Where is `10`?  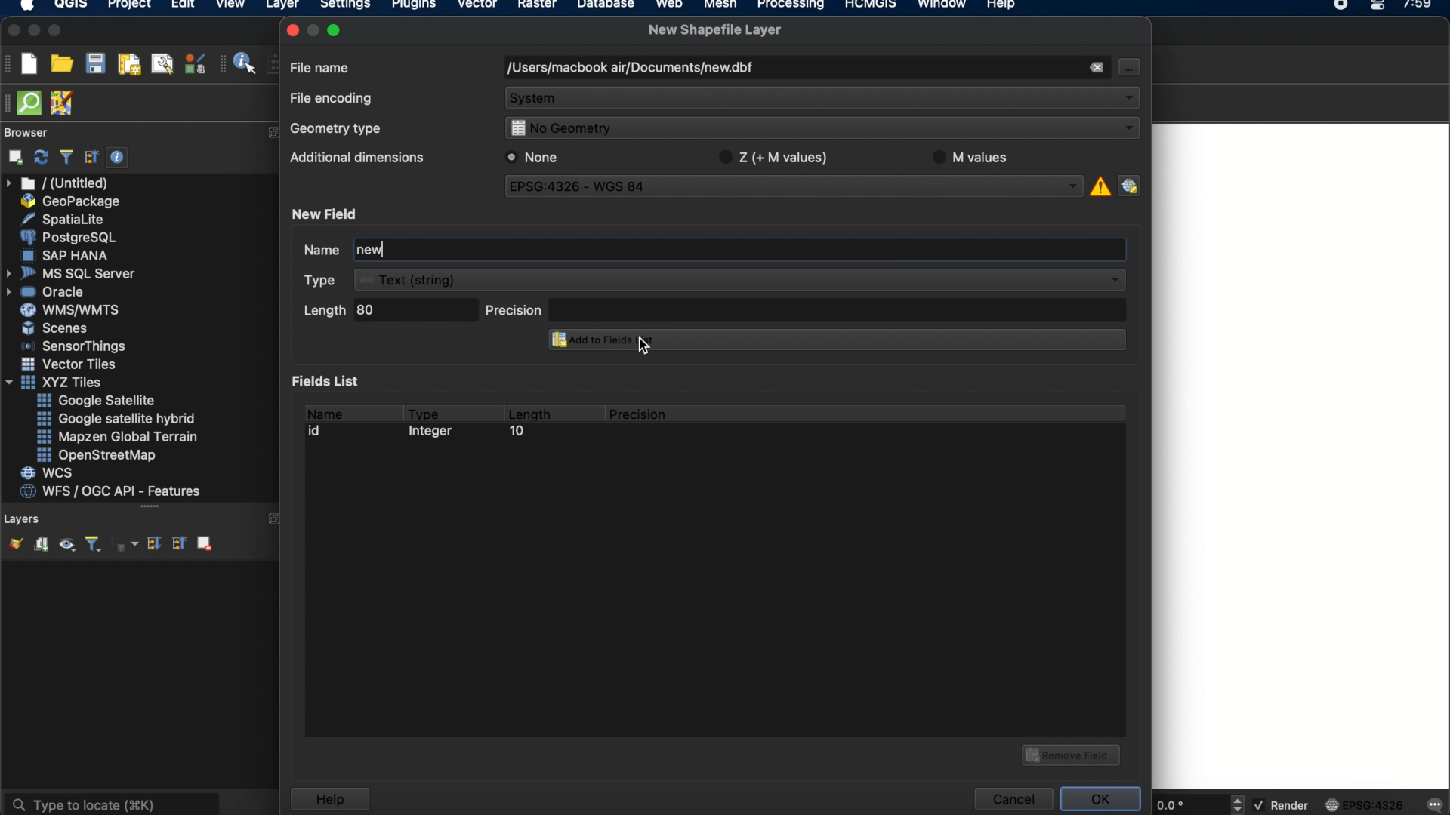 10 is located at coordinates (516, 433).